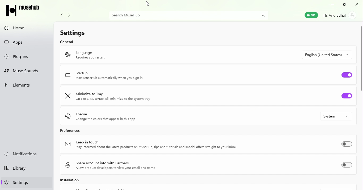 This screenshot has width=363, height=190. I want to click on Installation, so click(71, 182).